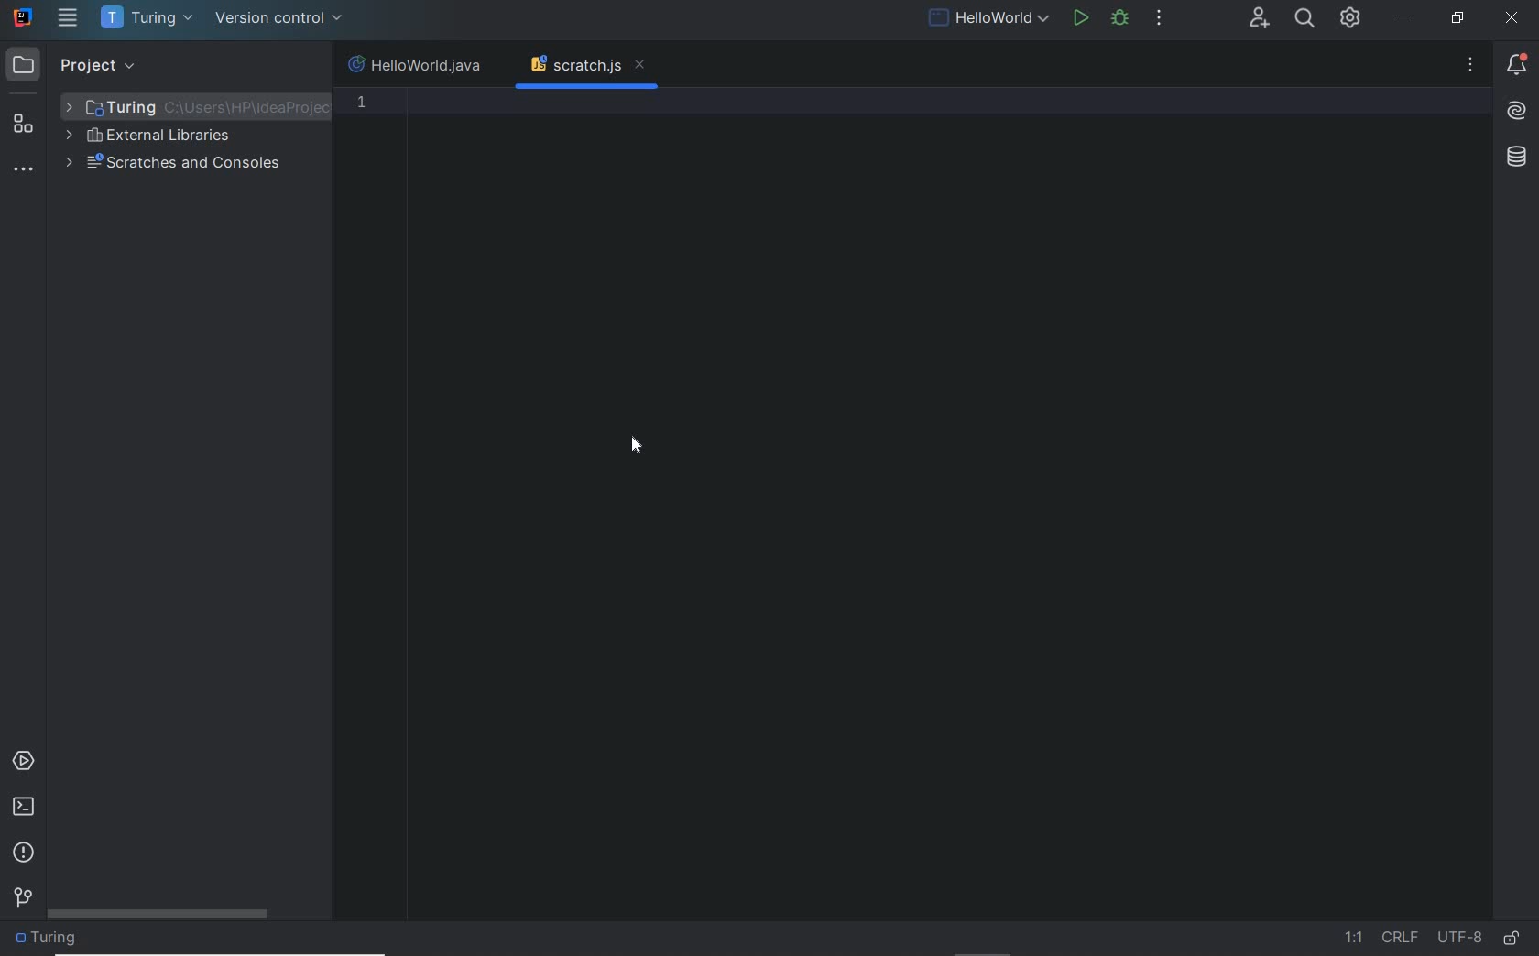 Image resolution: width=1539 pixels, height=956 pixels. What do you see at coordinates (1305, 20) in the screenshot?
I see `search everywhere` at bounding box center [1305, 20].